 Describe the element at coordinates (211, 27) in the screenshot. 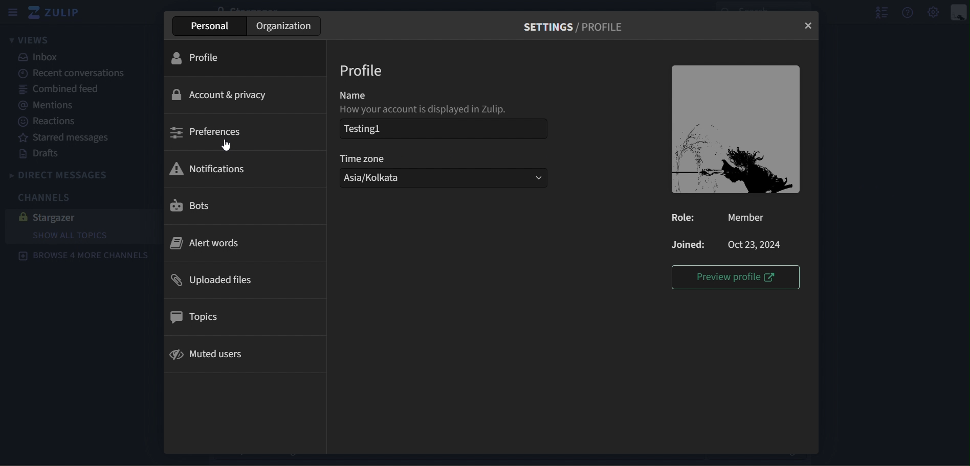

I see `personal ` at that location.